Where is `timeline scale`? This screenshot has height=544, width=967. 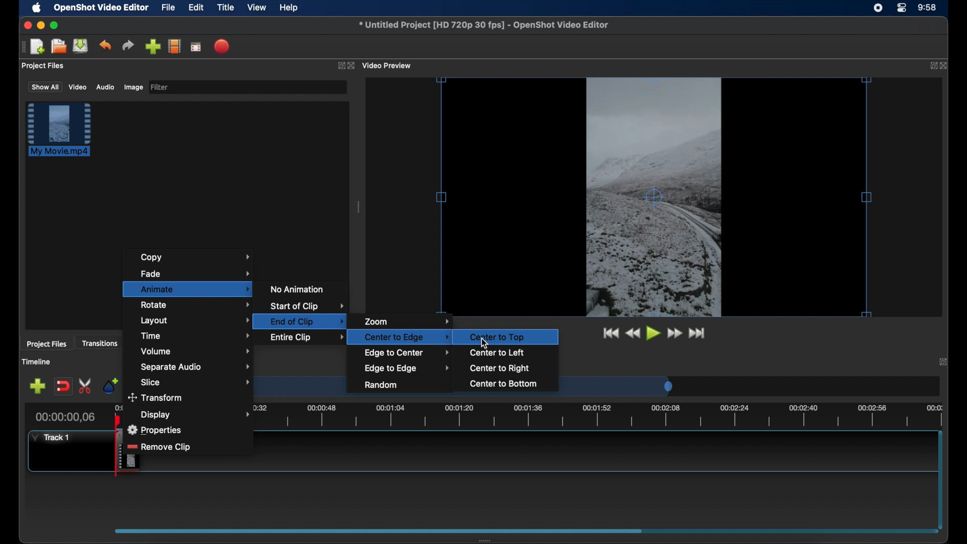
timeline scale is located at coordinates (596, 416).